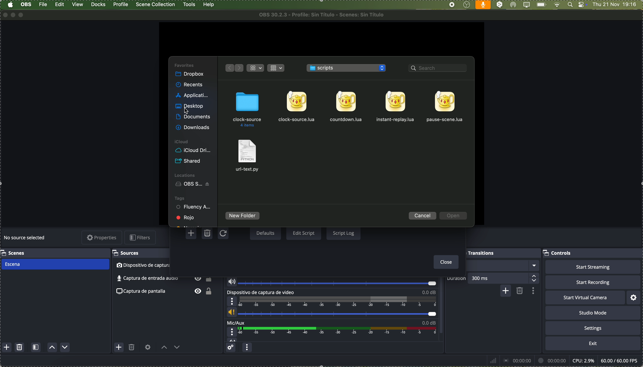 This screenshot has width=643, height=367. Describe the element at coordinates (65, 347) in the screenshot. I see `move scene down` at that location.